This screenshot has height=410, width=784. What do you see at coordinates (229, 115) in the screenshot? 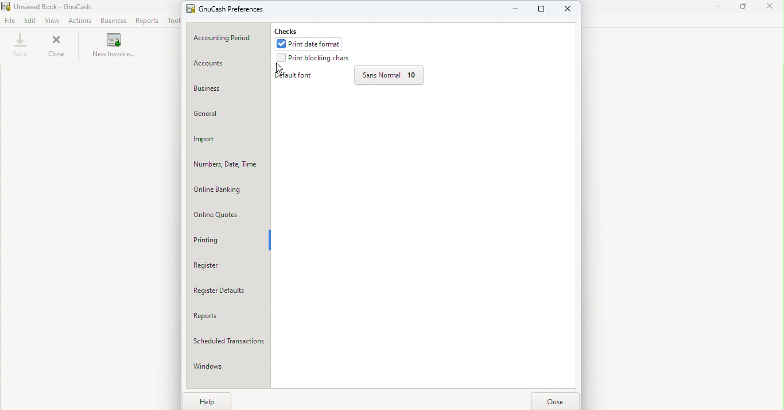
I see `General` at bounding box center [229, 115].